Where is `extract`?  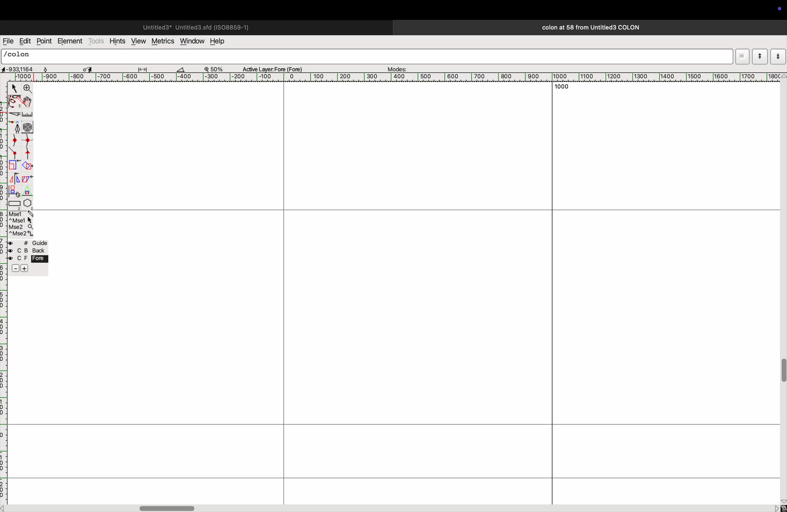 extract is located at coordinates (27, 166).